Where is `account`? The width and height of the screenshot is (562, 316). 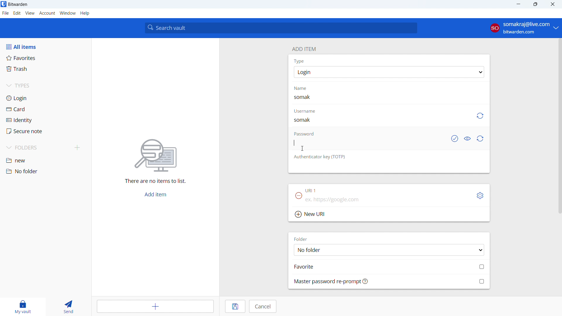 account is located at coordinates (524, 28).